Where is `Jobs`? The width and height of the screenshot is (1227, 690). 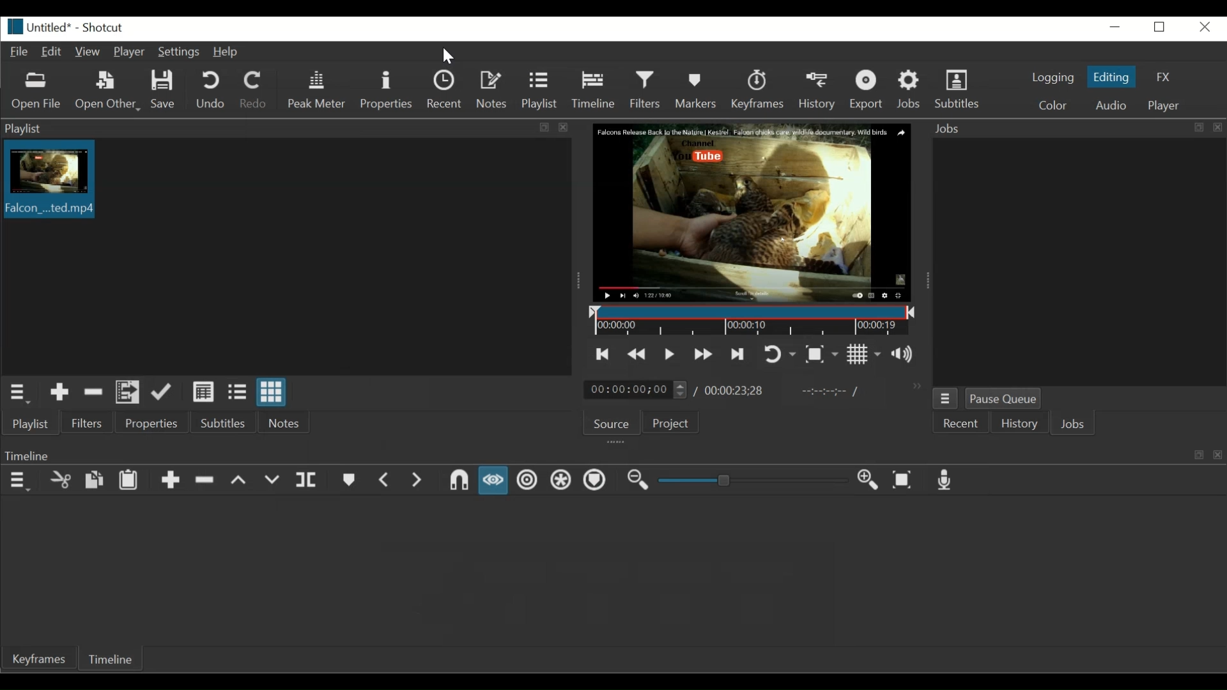 Jobs is located at coordinates (1073, 425).